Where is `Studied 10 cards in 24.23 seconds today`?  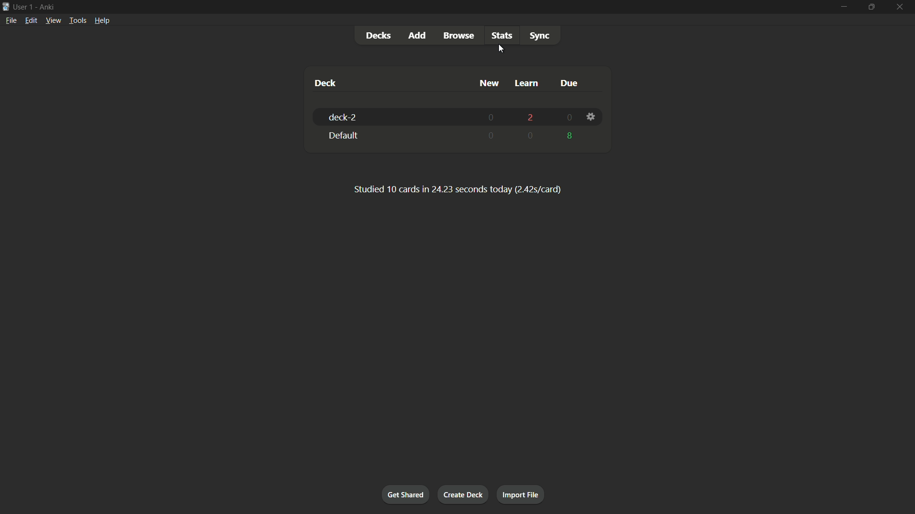 Studied 10 cards in 24.23 seconds today is located at coordinates (457, 188).